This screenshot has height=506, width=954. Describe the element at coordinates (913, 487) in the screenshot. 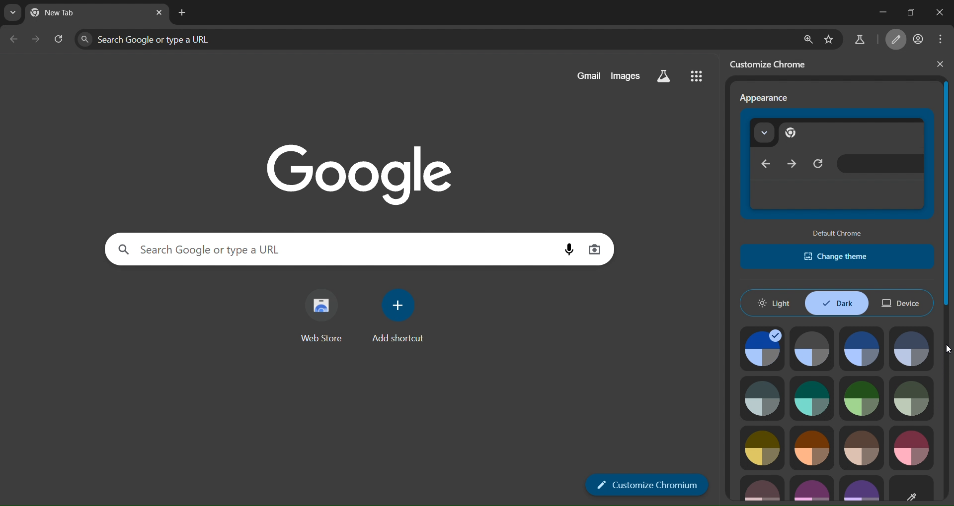

I see `Customize theme` at that location.